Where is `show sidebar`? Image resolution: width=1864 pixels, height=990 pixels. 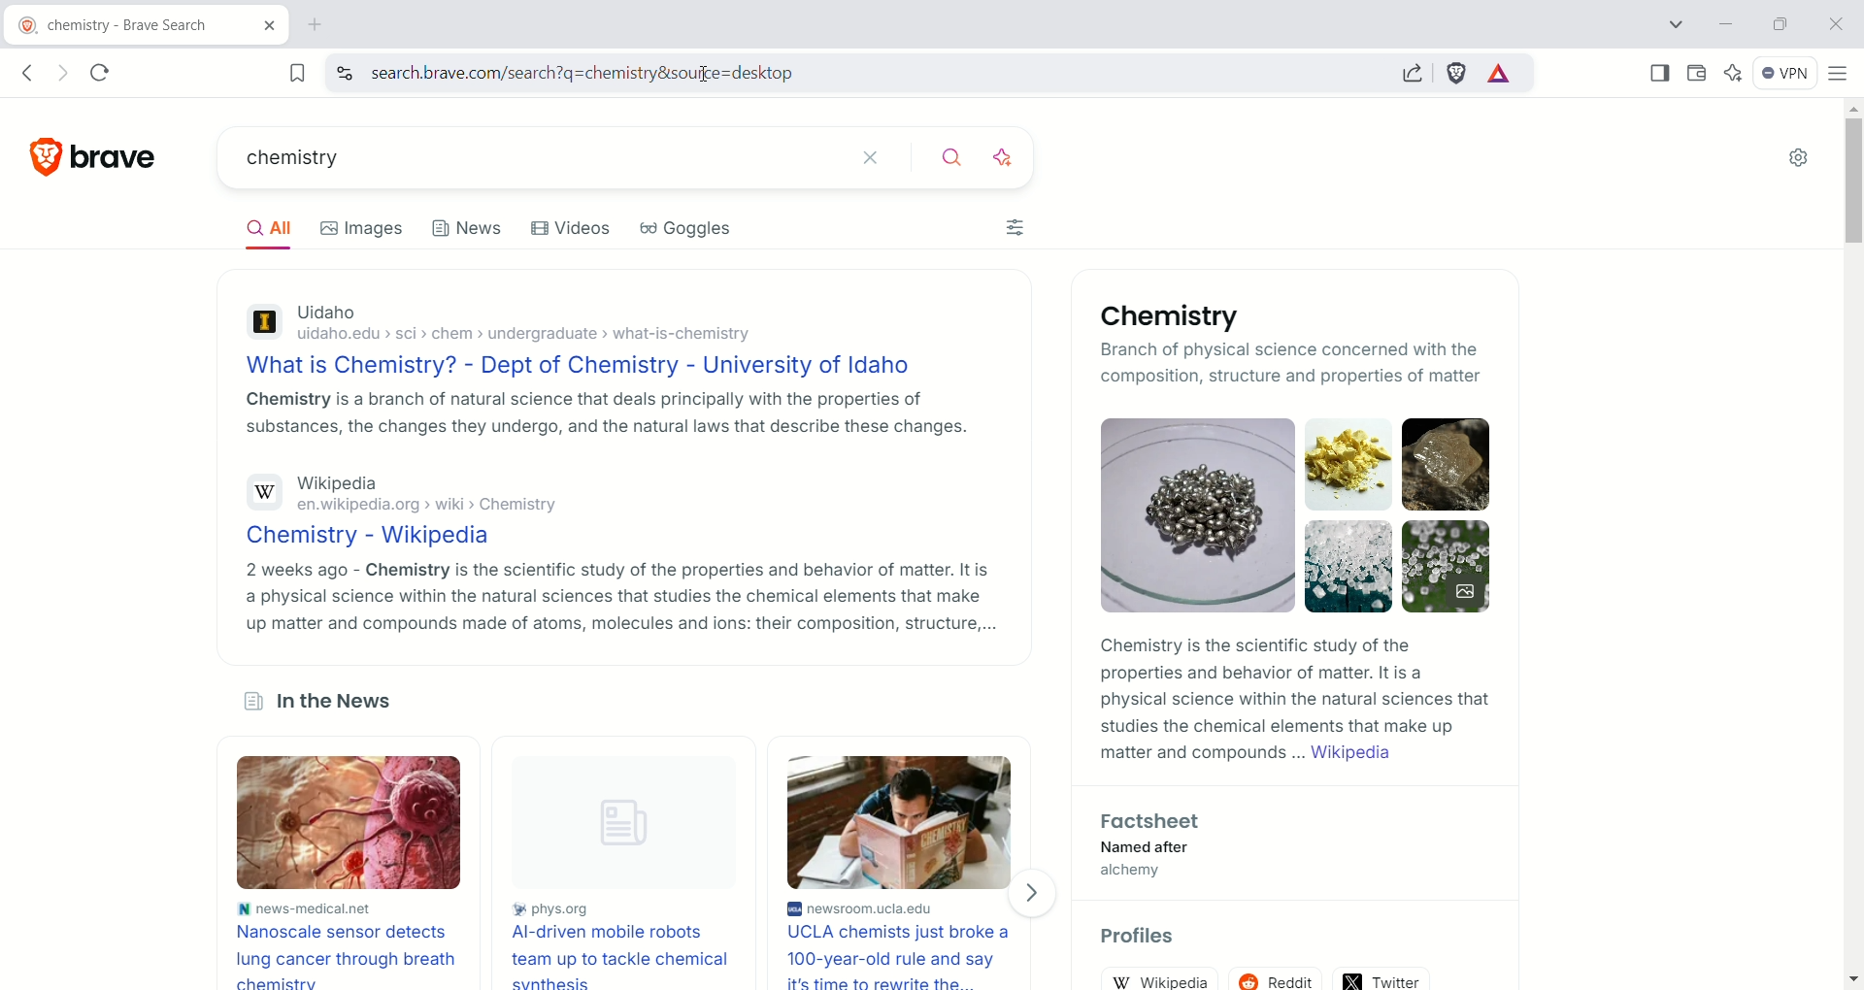
show sidebar is located at coordinates (1661, 76).